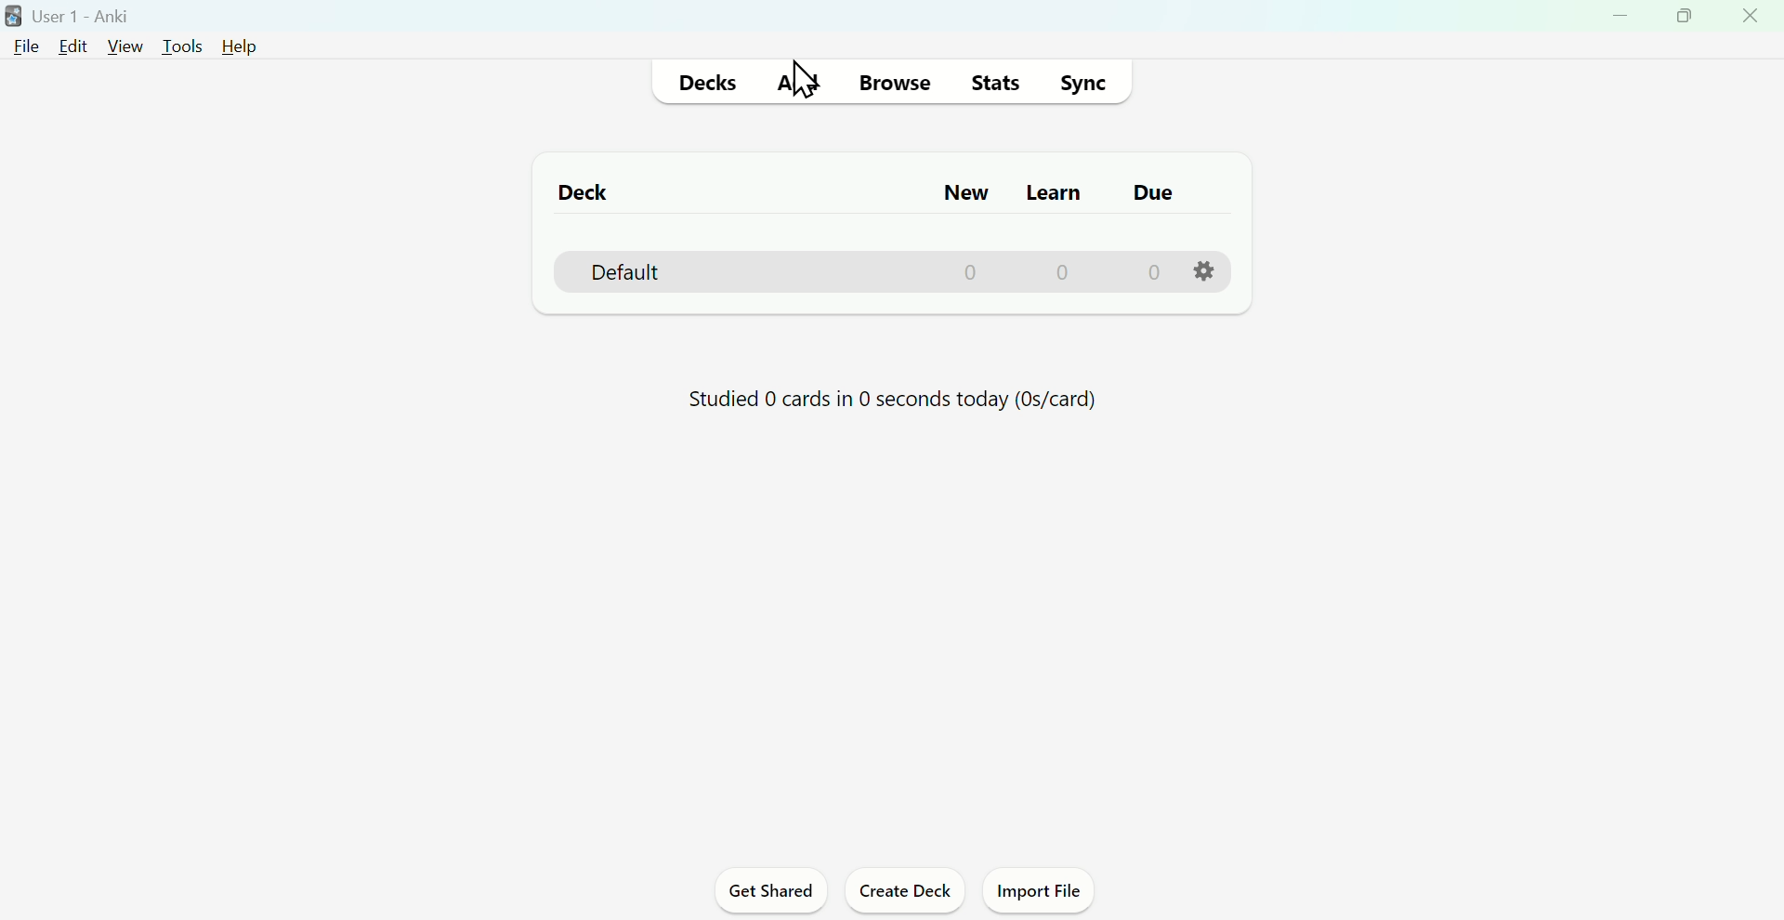 The width and height of the screenshot is (1784, 920). What do you see at coordinates (1750, 20) in the screenshot?
I see `Close` at bounding box center [1750, 20].